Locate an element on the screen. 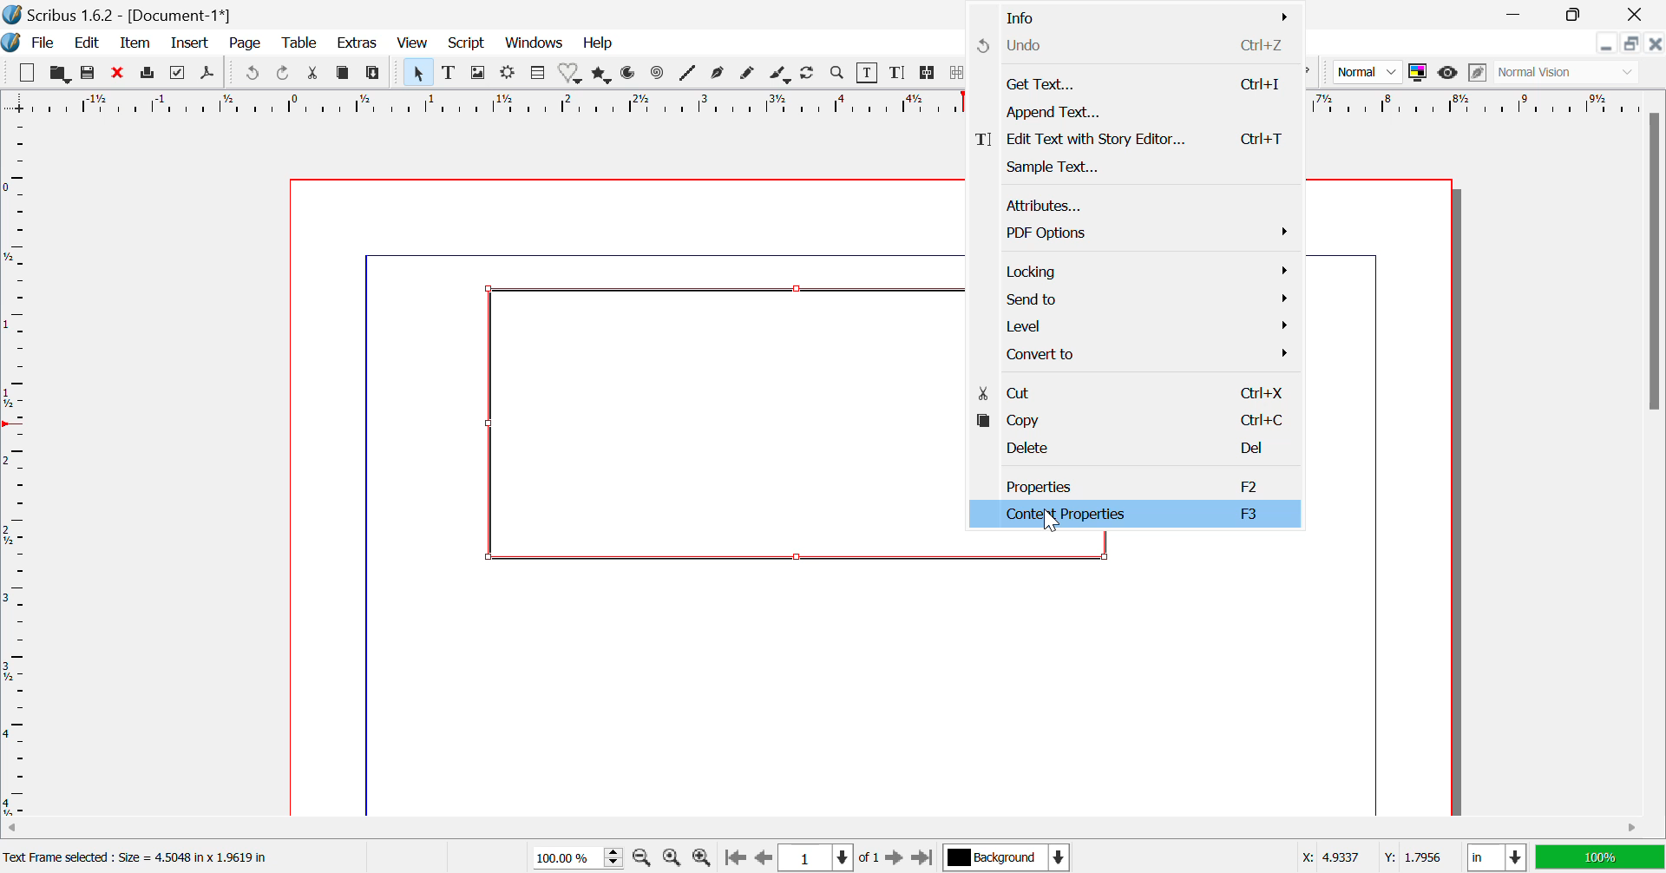  Zoom 100% is located at coordinates (580, 857).